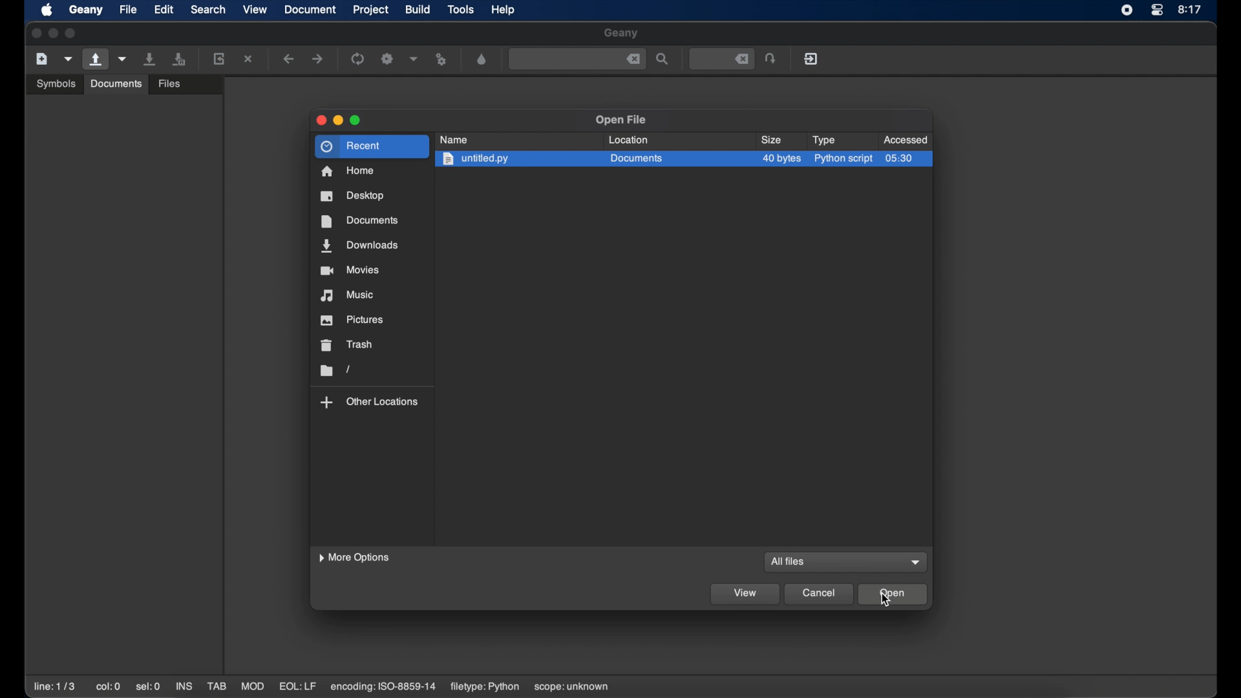  I want to click on search, so click(208, 9).